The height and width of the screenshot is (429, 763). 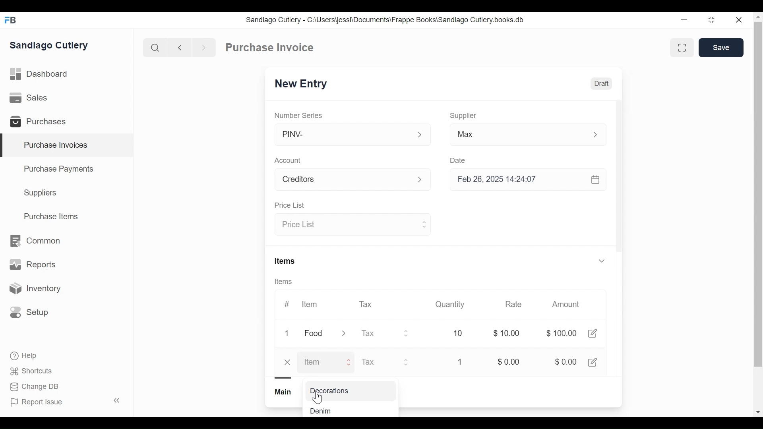 What do you see at coordinates (561, 332) in the screenshot?
I see `$100.00` at bounding box center [561, 332].